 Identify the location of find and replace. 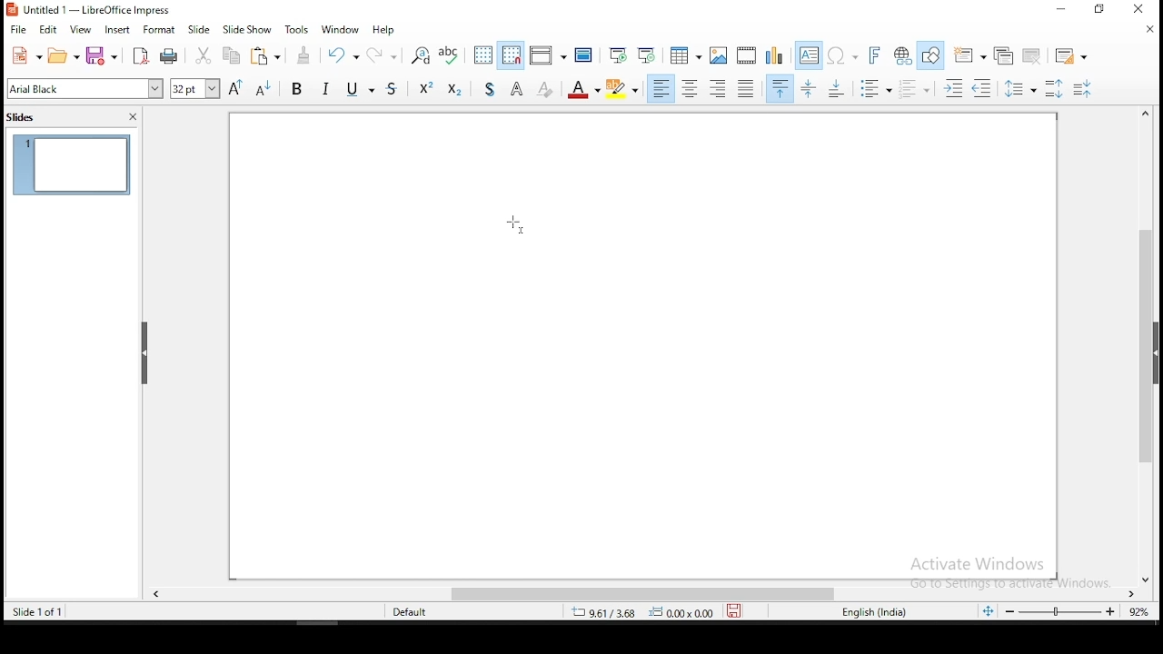
(420, 55).